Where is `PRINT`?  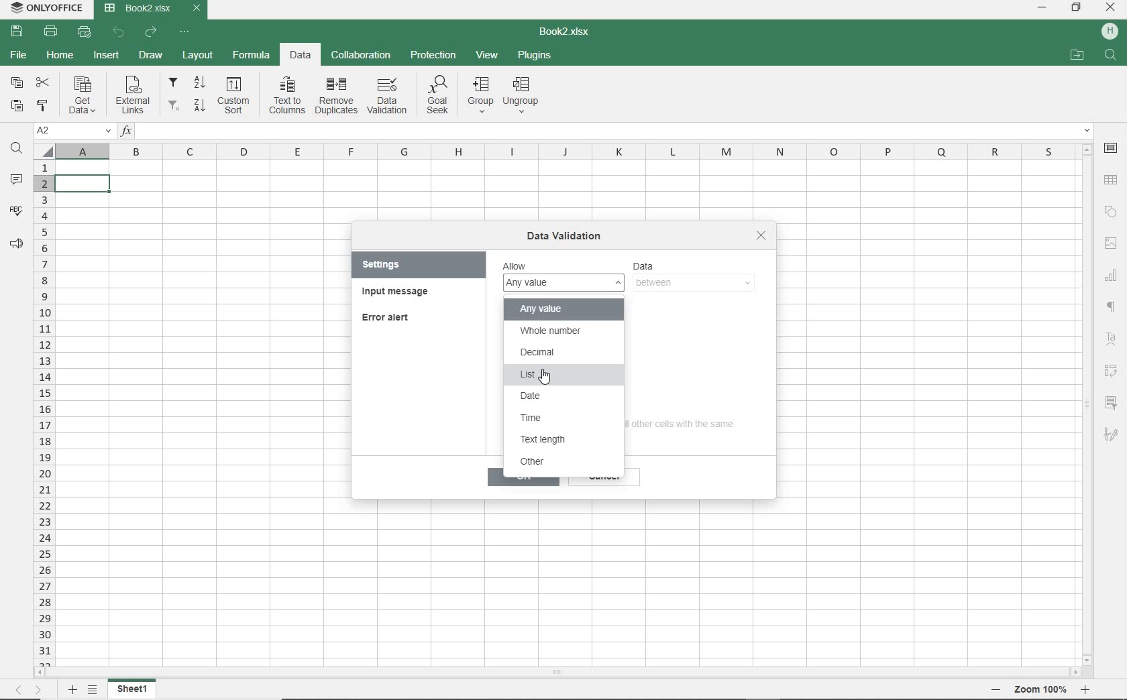 PRINT is located at coordinates (51, 32).